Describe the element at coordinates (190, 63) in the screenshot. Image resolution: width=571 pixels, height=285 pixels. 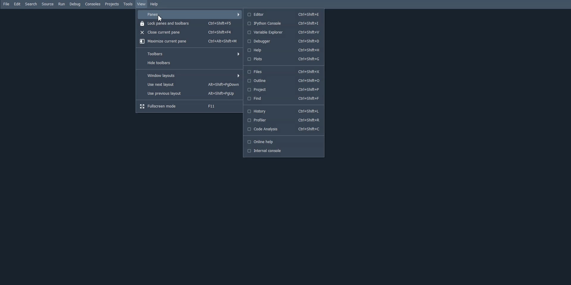
I see `Hide toolbars` at that location.